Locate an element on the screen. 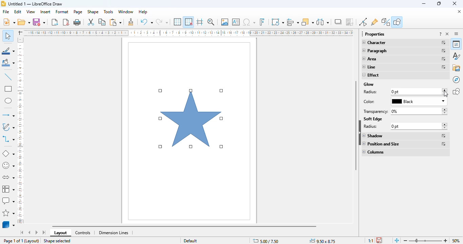 The width and height of the screenshot is (463, 244). copy is located at coordinates (102, 22).